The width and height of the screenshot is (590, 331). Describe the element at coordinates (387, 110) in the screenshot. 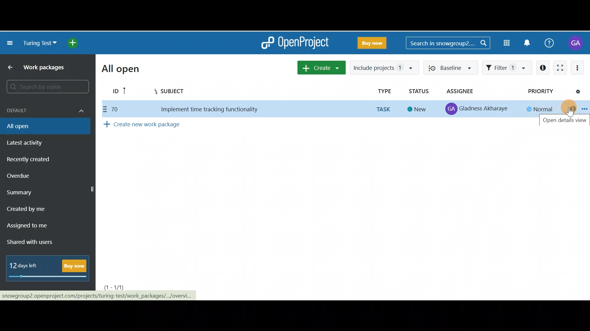

I see `TASK` at that location.